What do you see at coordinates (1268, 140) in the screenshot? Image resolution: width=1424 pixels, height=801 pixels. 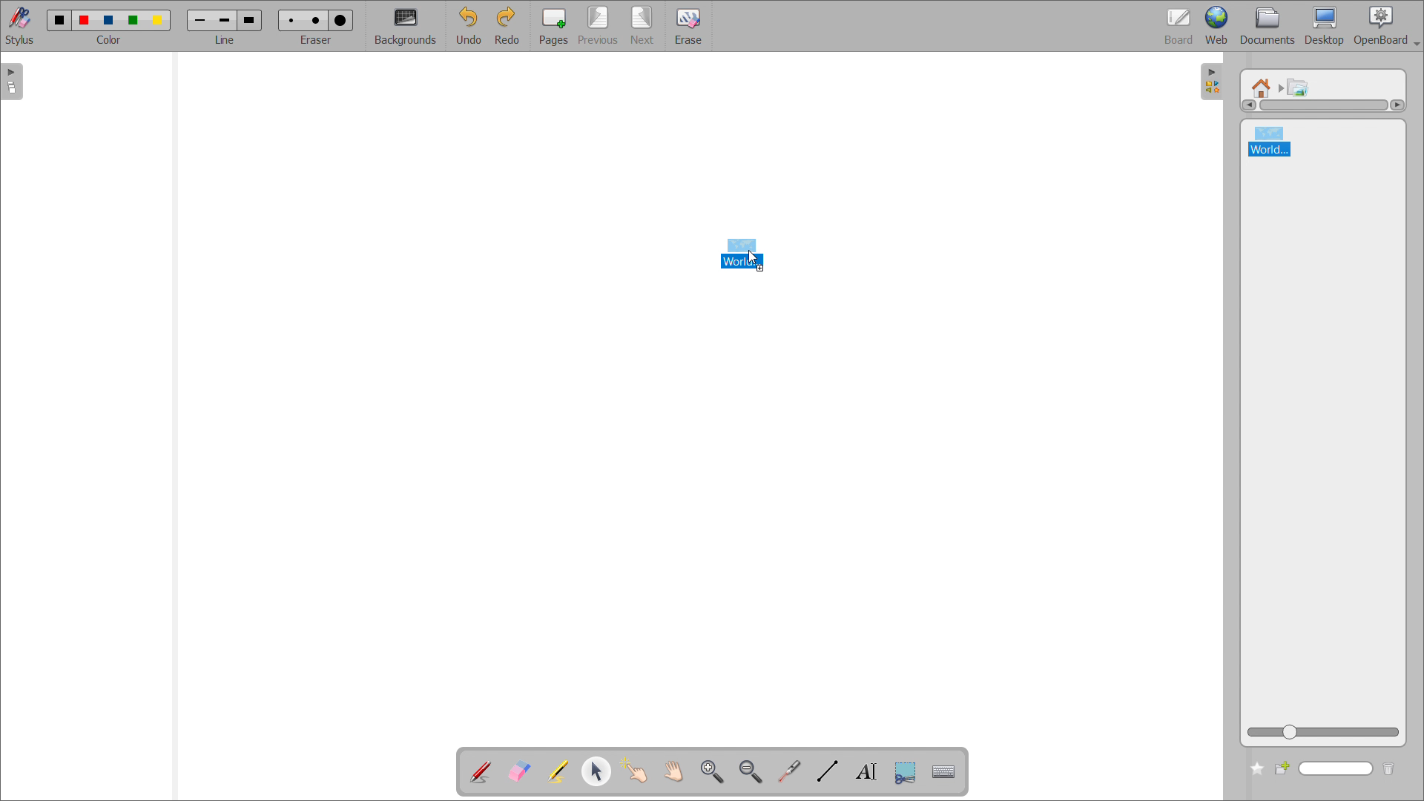 I see `world` at bounding box center [1268, 140].